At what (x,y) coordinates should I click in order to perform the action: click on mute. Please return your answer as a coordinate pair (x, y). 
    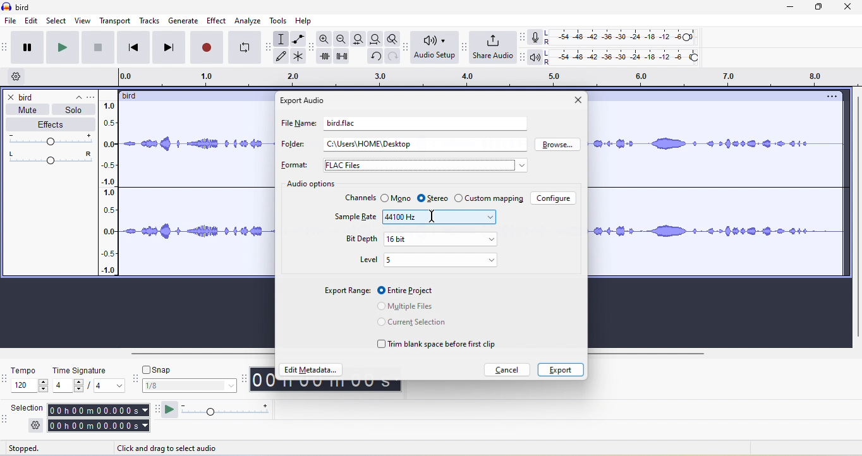
    Looking at the image, I should click on (25, 110).